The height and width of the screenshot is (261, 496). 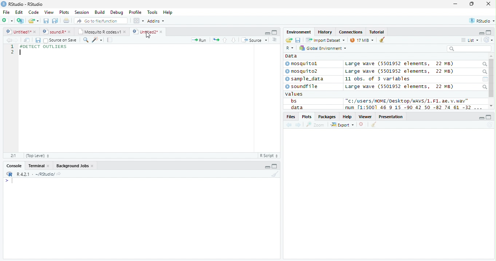 What do you see at coordinates (456, 4) in the screenshot?
I see `minimize` at bounding box center [456, 4].